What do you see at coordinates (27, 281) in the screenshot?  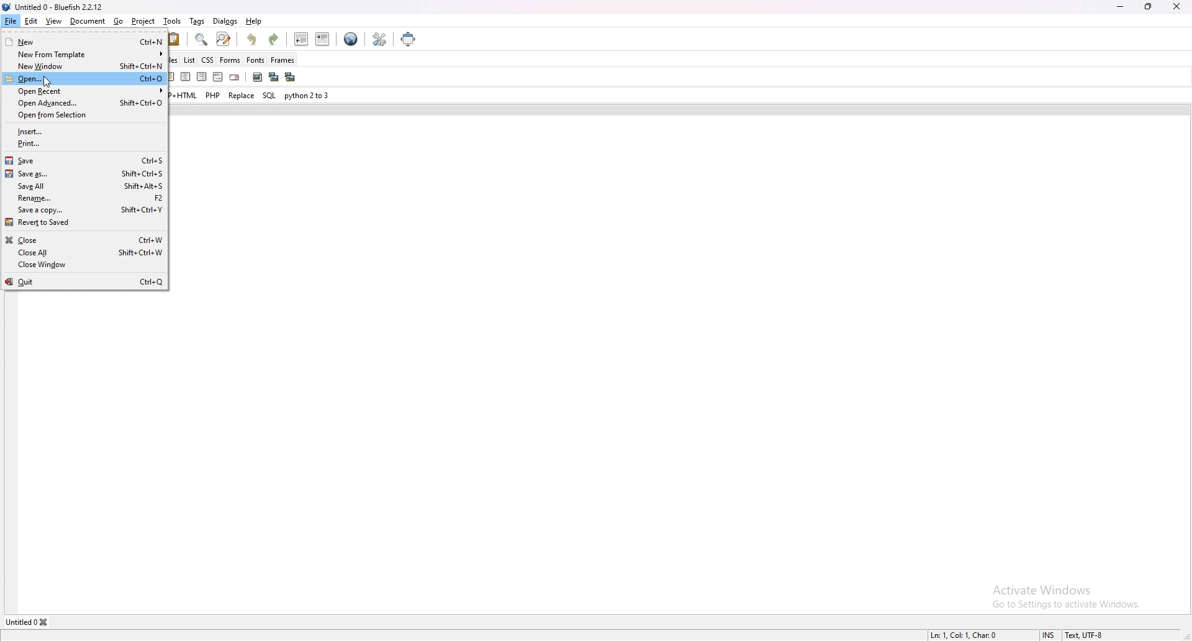 I see `quit` at bounding box center [27, 281].